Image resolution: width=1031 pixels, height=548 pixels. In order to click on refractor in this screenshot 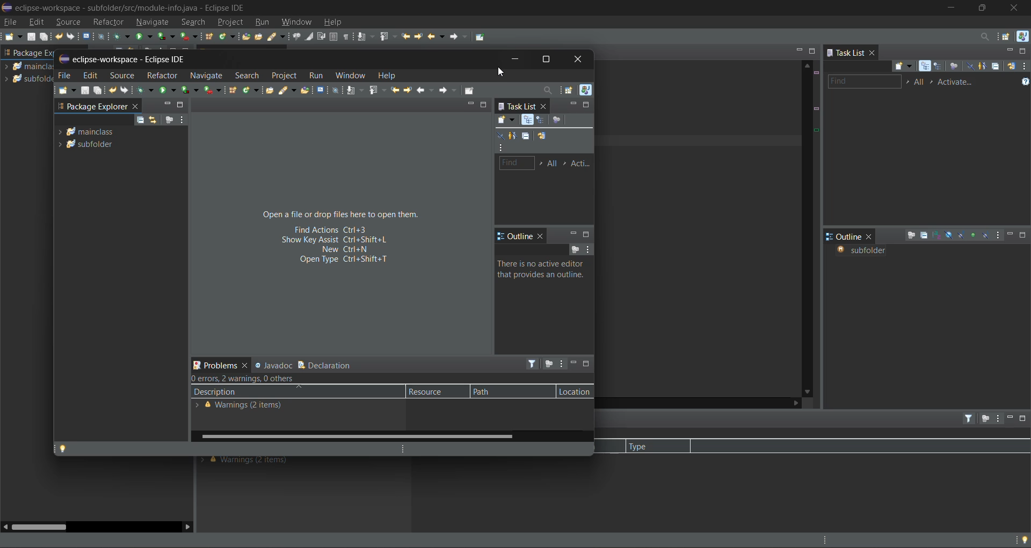, I will do `click(109, 23)`.